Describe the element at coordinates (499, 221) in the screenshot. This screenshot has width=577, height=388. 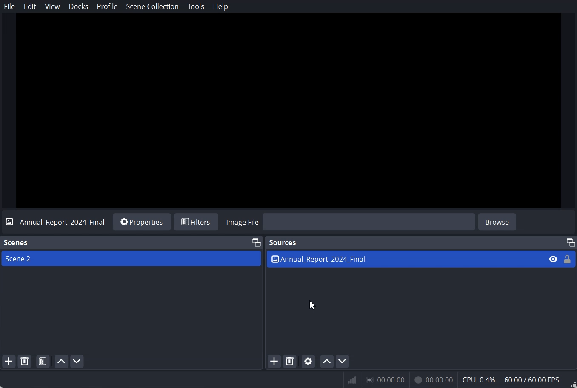
I see `browse` at that location.